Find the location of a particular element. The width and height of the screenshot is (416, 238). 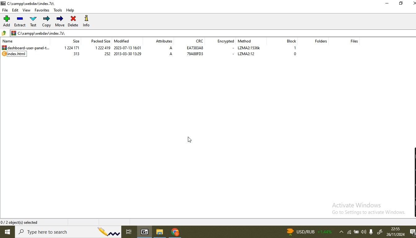

size is located at coordinates (74, 41).